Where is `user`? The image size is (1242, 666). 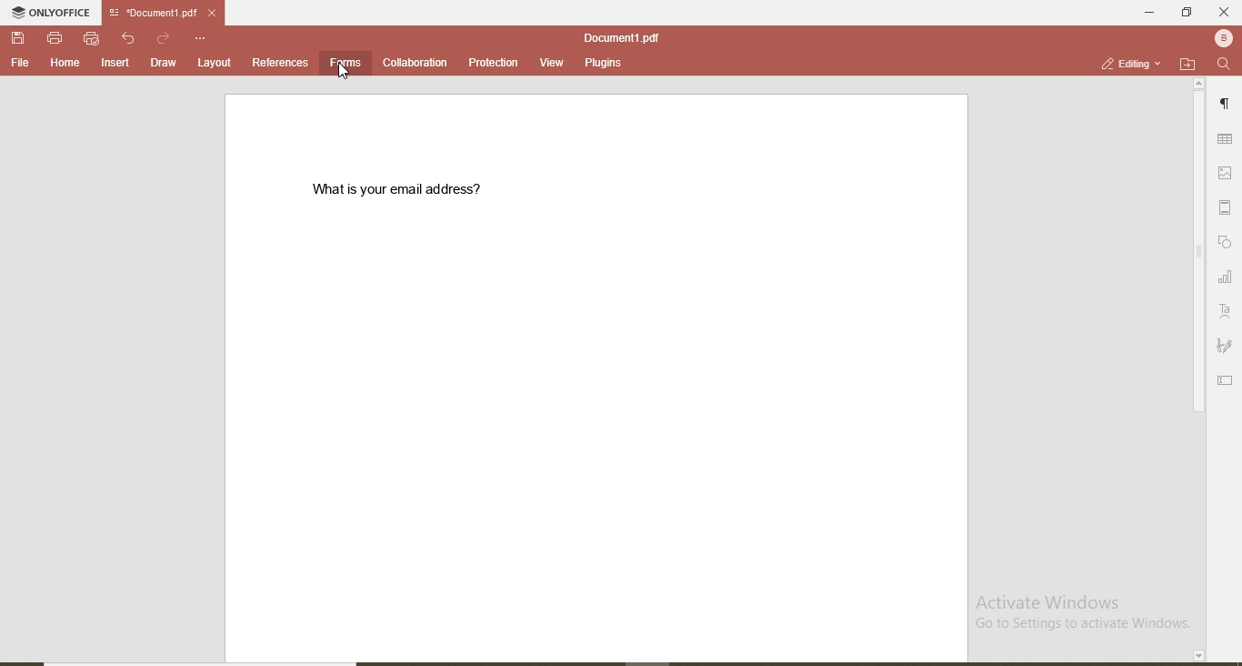
user is located at coordinates (1222, 37).